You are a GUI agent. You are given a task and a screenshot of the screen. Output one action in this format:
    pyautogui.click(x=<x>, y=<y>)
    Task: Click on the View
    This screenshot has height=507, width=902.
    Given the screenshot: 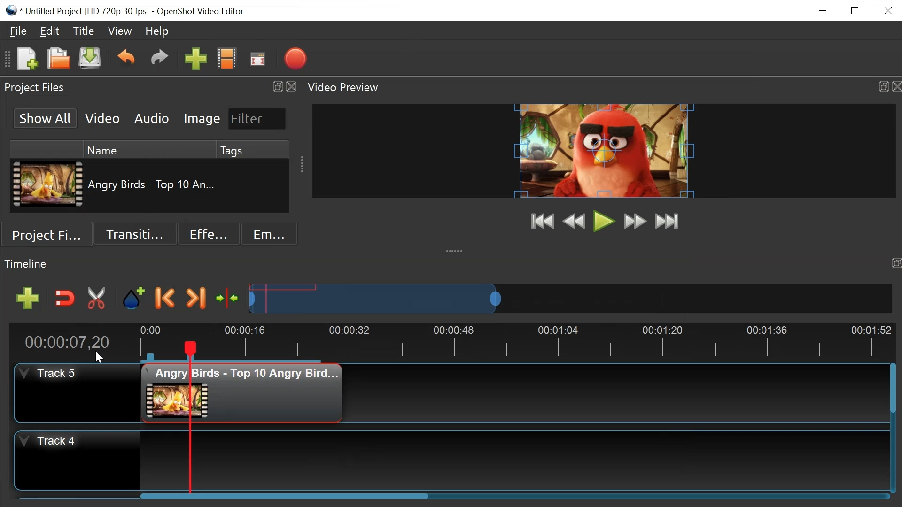 What is the action you would take?
    pyautogui.click(x=119, y=31)
    